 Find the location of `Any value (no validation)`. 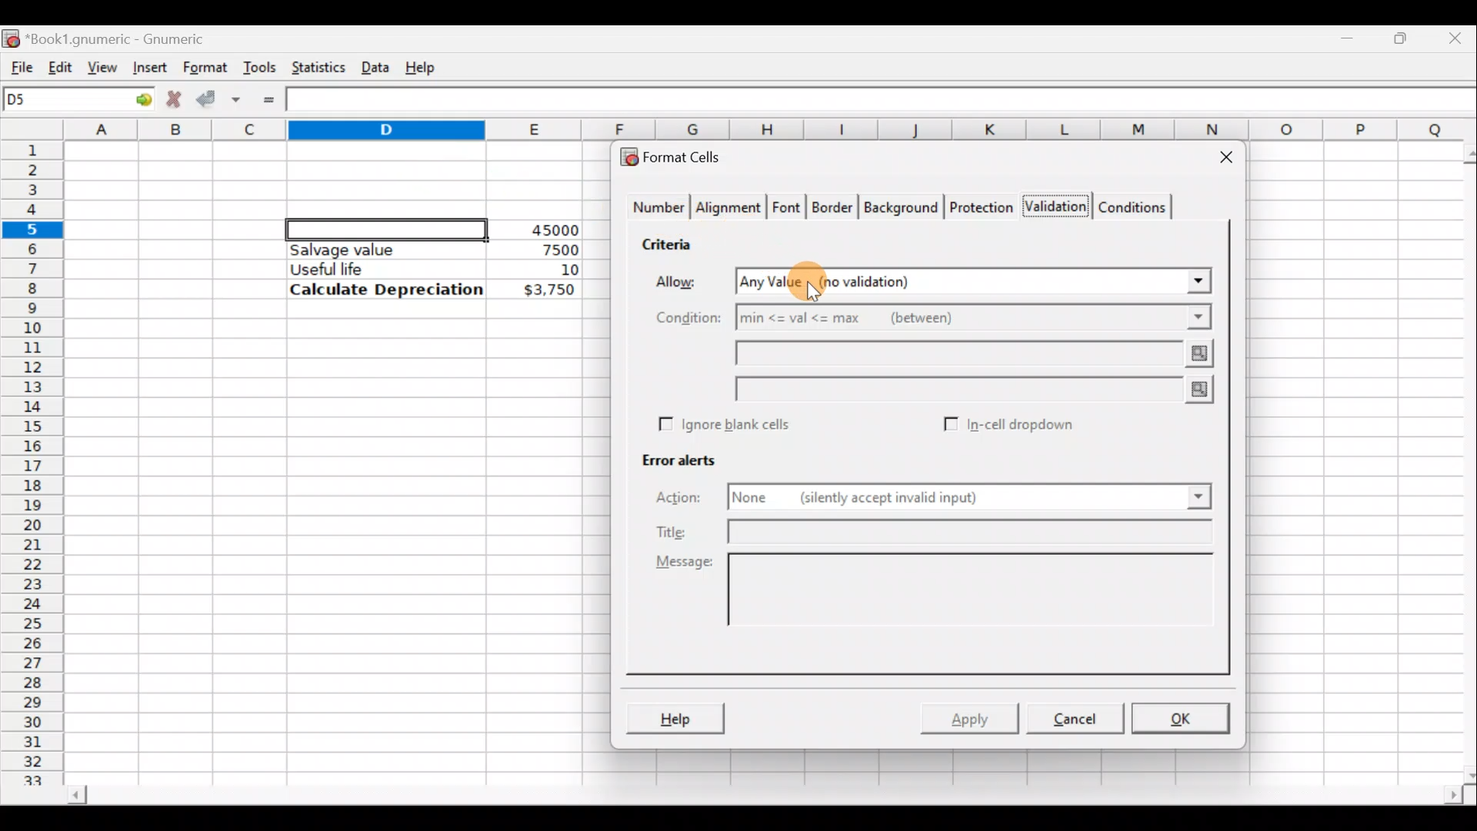

Any value (no validation) is located at coordinates (942, 281).